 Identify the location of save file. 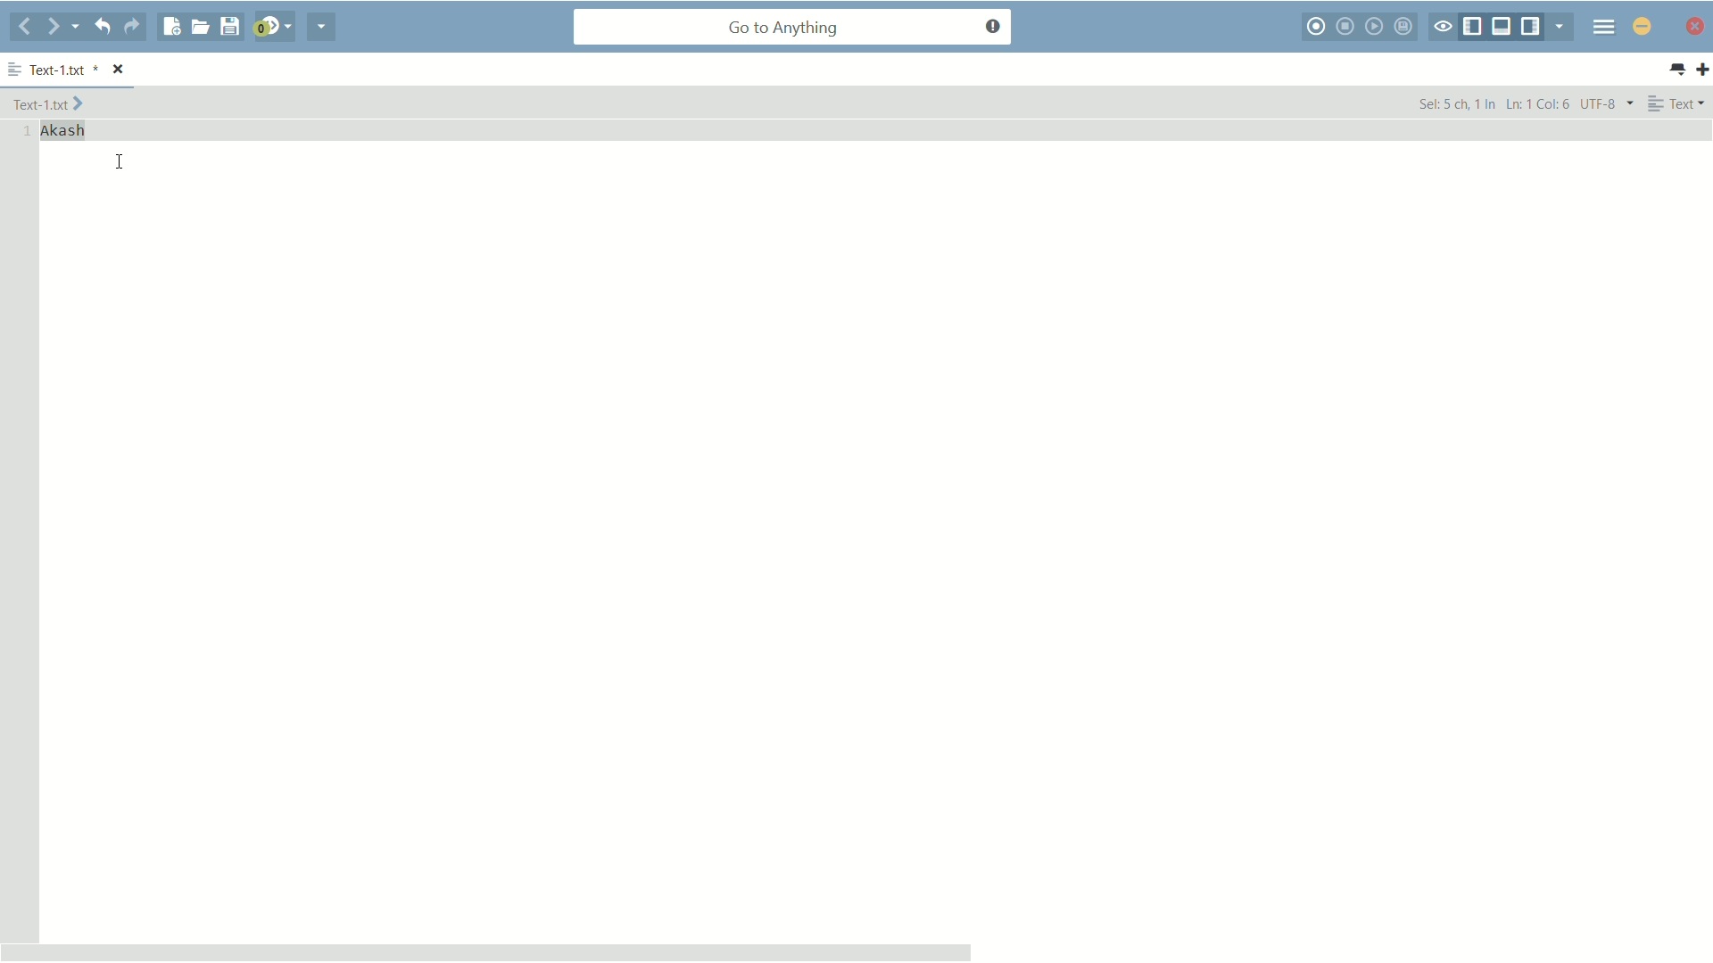
(229, 28).